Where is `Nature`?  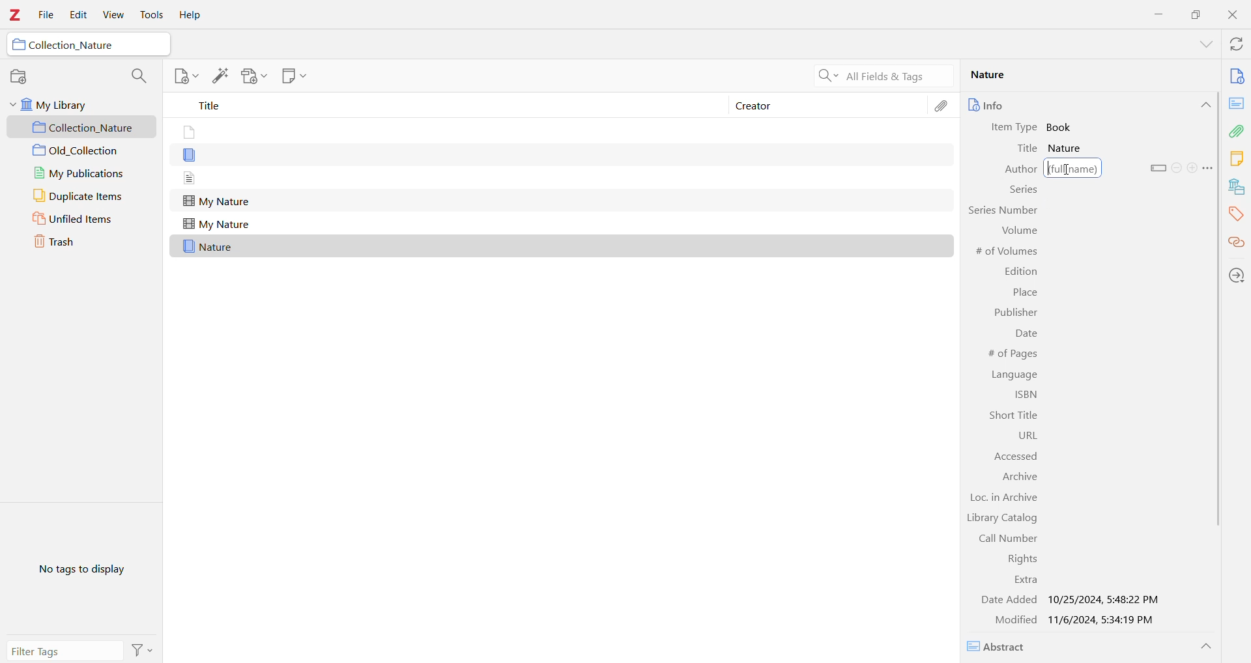 Nature is located at coordinates (1082, 75).